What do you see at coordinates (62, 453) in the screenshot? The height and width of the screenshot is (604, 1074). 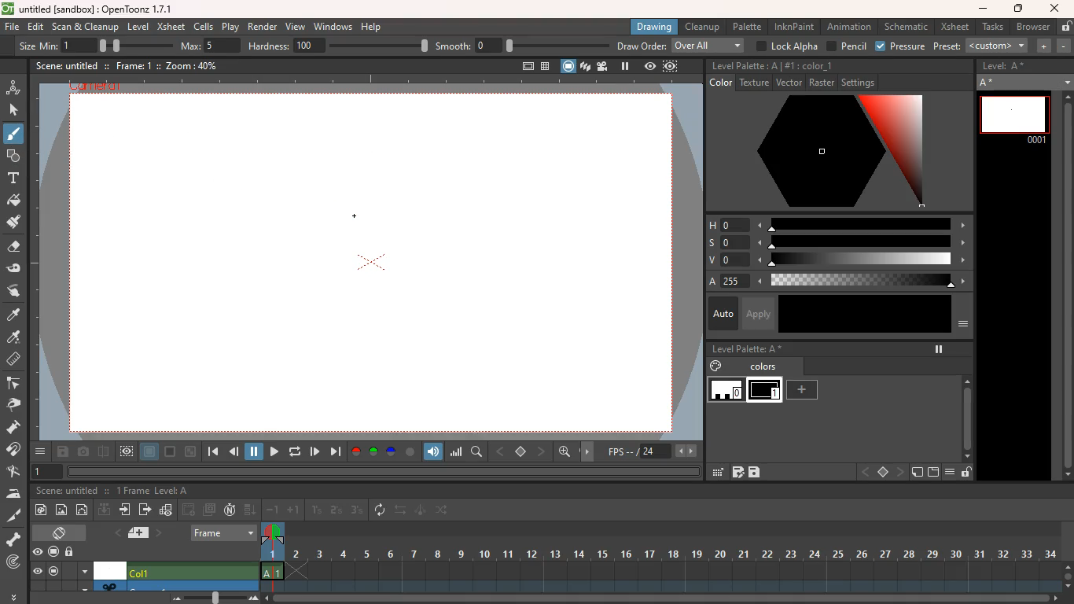 I see `save` at bounding box center [62, 453].